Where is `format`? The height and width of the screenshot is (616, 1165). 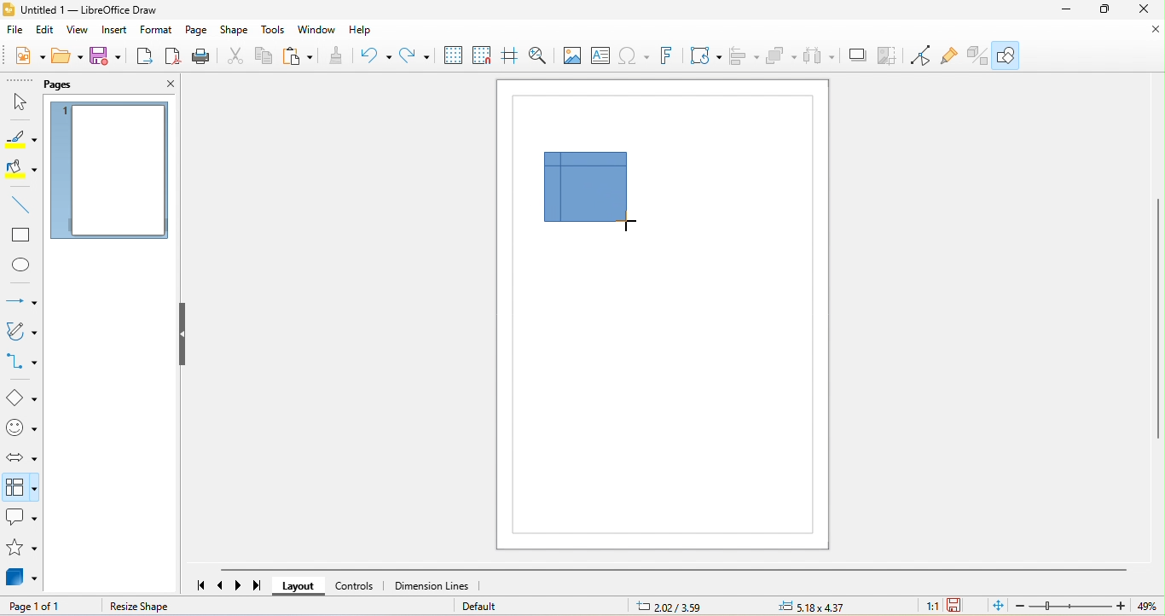 format is located at coordinates (159, 31).